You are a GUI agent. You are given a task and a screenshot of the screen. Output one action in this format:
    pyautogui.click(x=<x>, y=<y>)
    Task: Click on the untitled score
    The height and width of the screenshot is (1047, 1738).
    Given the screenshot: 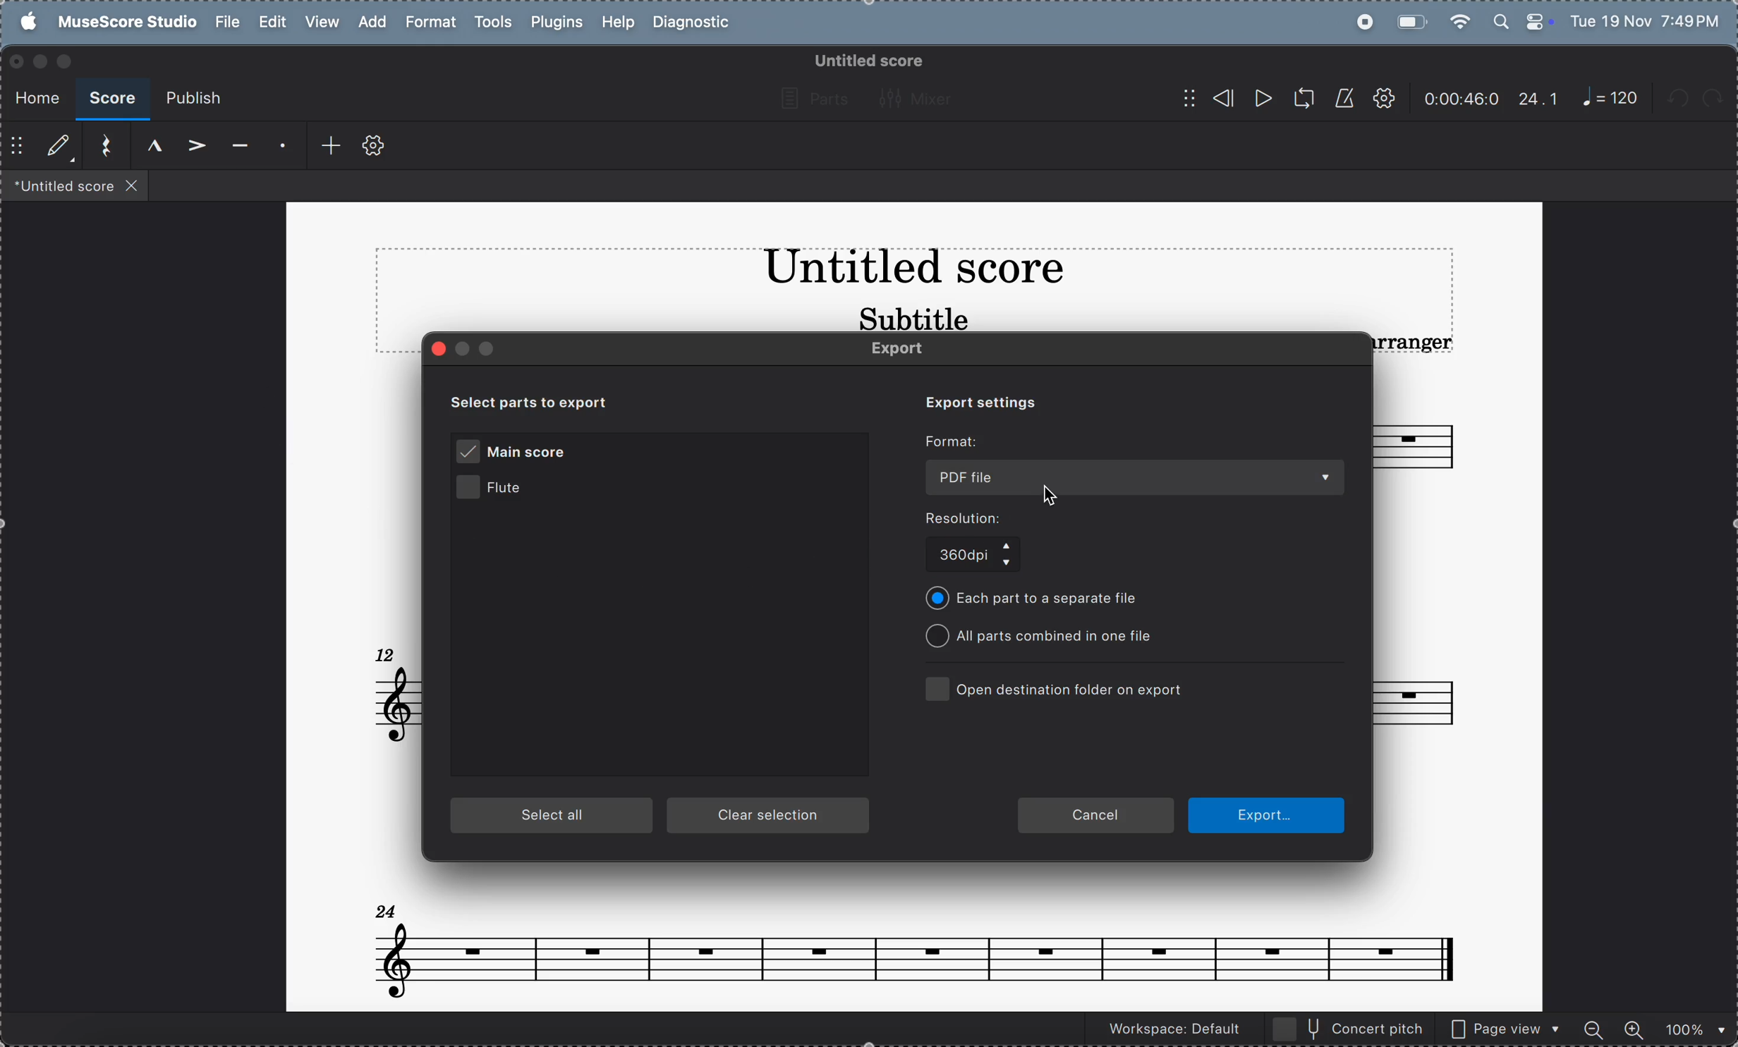 What is the action you would take?
    pyautogui.click(x=866, y=61)
    